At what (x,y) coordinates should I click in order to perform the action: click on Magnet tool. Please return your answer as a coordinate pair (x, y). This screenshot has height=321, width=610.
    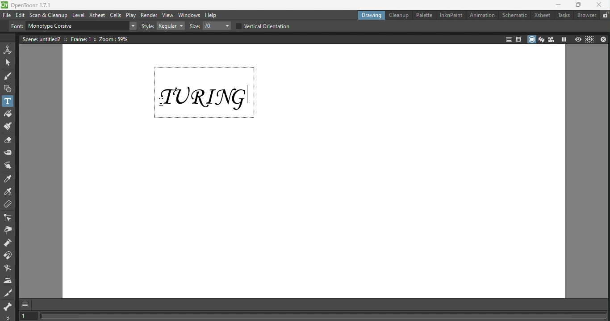
    Looking at the image, I should click on (9, 257).